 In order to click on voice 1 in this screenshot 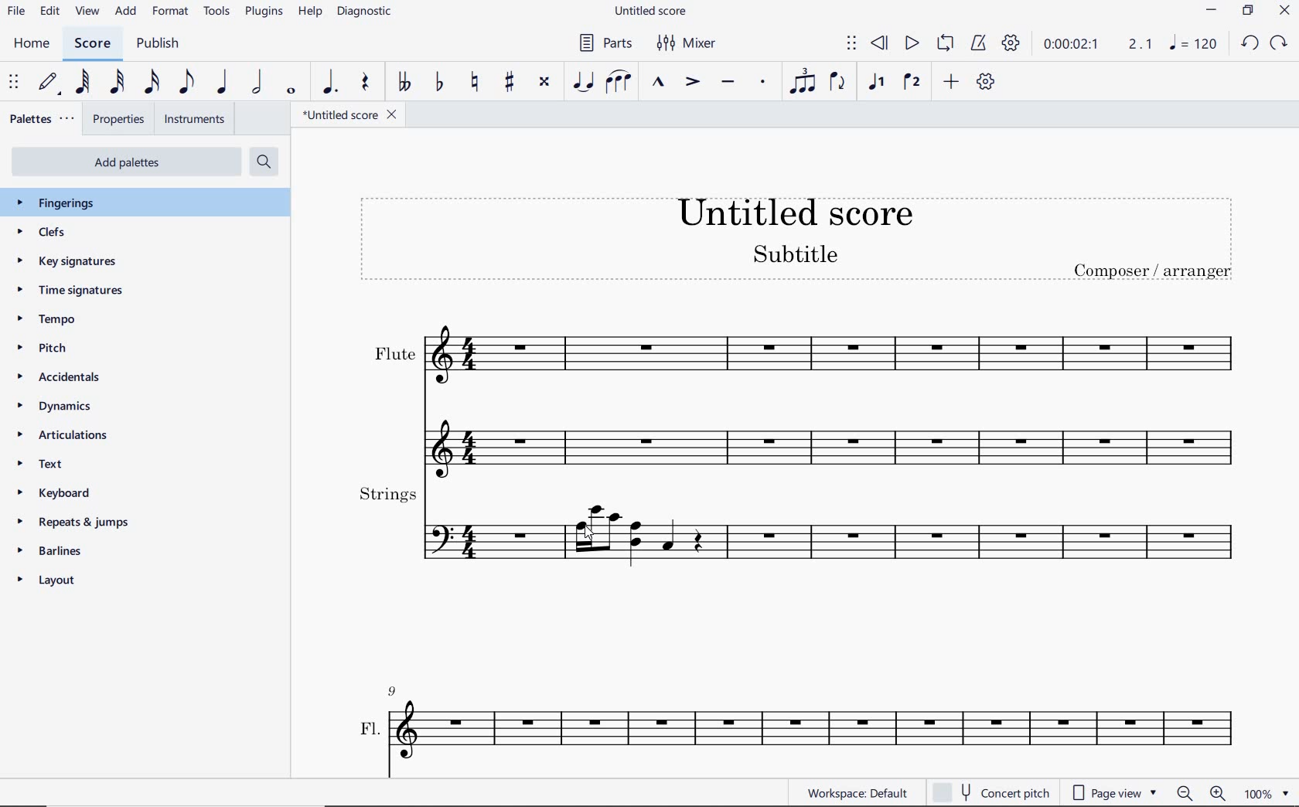, I will do `click(877, 83)`.